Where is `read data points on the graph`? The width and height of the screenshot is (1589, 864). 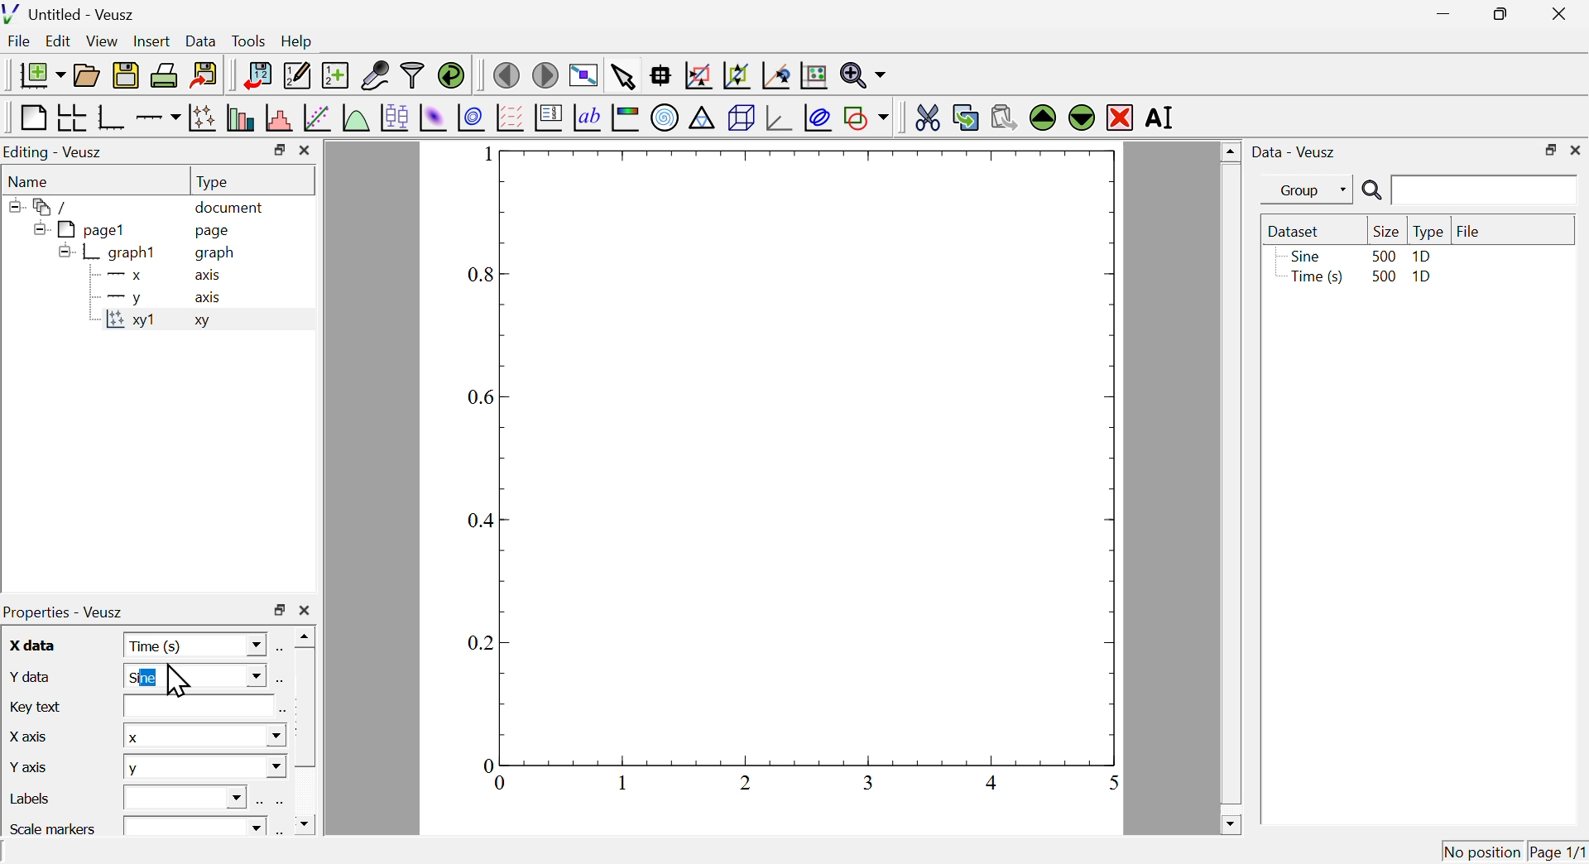 read data points on the graph is located at coordinates (662, 76).